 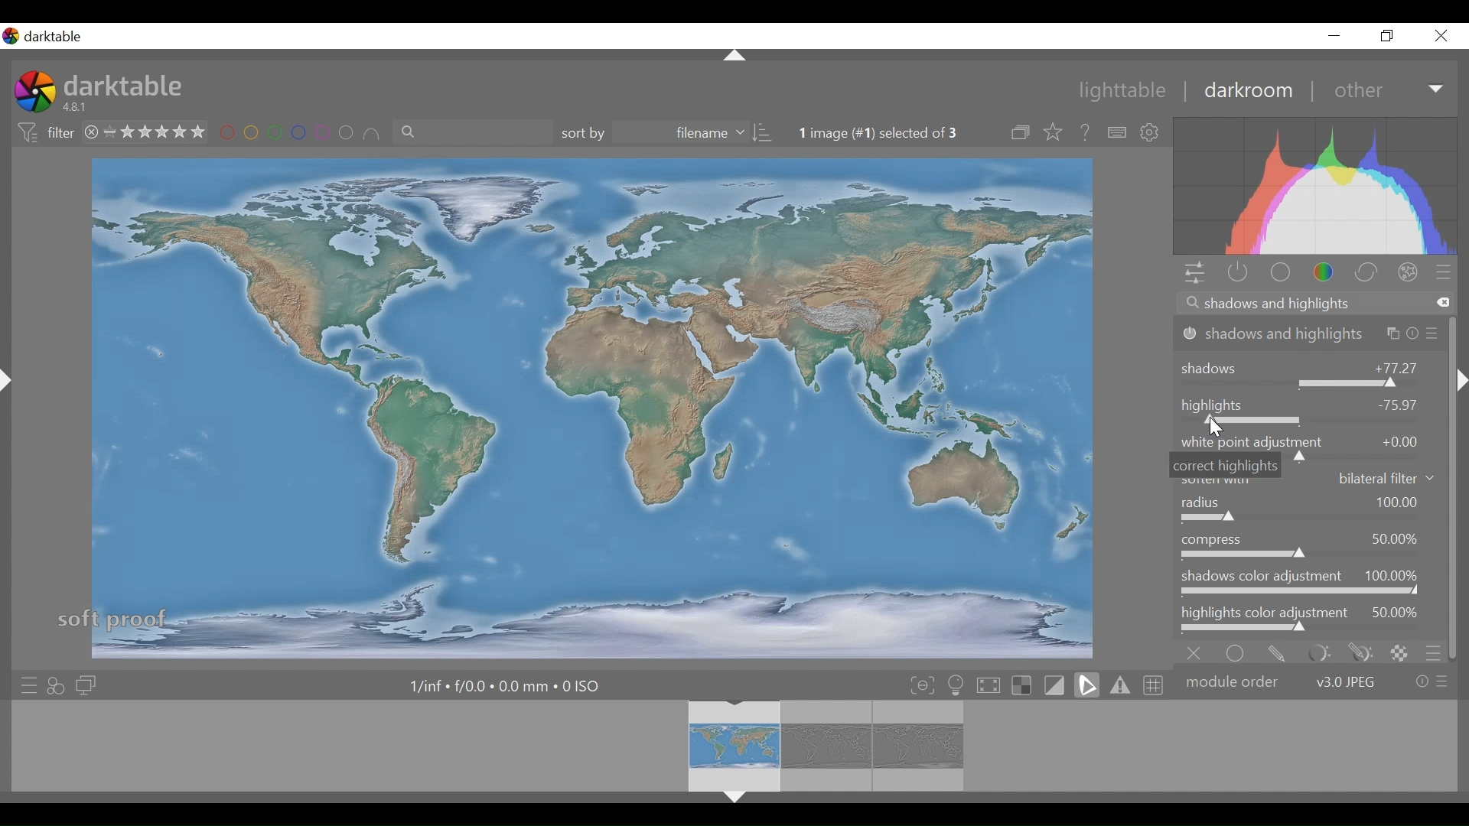 I want to click on define shortcut, so click(x=1116, y=132).